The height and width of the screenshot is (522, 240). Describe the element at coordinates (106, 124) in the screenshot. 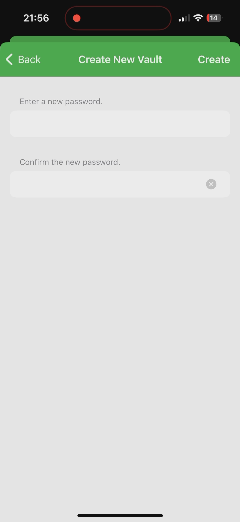

I see `caption for new password` at that location.